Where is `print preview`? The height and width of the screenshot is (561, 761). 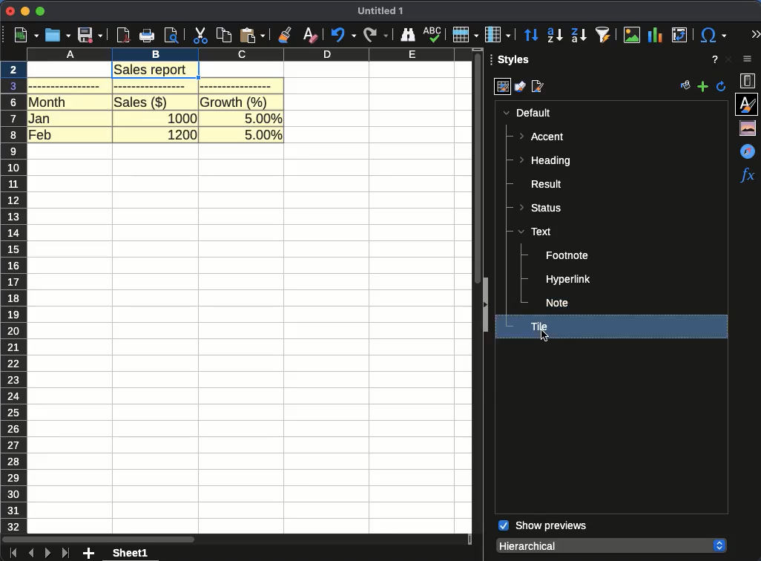 print preview is located at coordinates (172, 35).